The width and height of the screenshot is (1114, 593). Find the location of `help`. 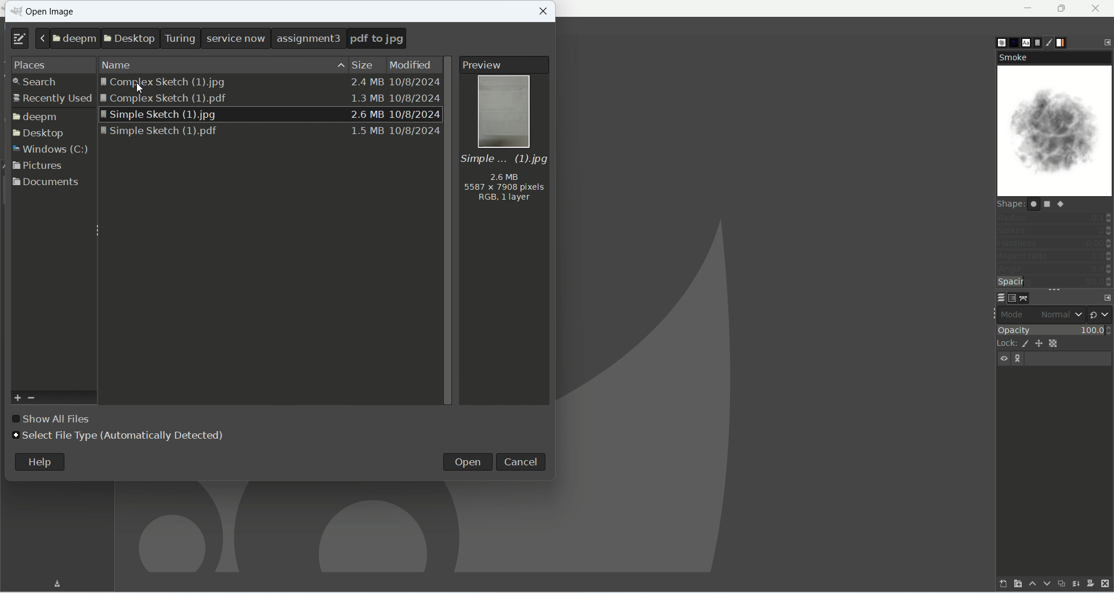

help is located at coordinates (40, 462).